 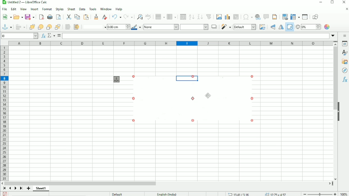 I want to click on Sort descending, so click(x=200, y=17).